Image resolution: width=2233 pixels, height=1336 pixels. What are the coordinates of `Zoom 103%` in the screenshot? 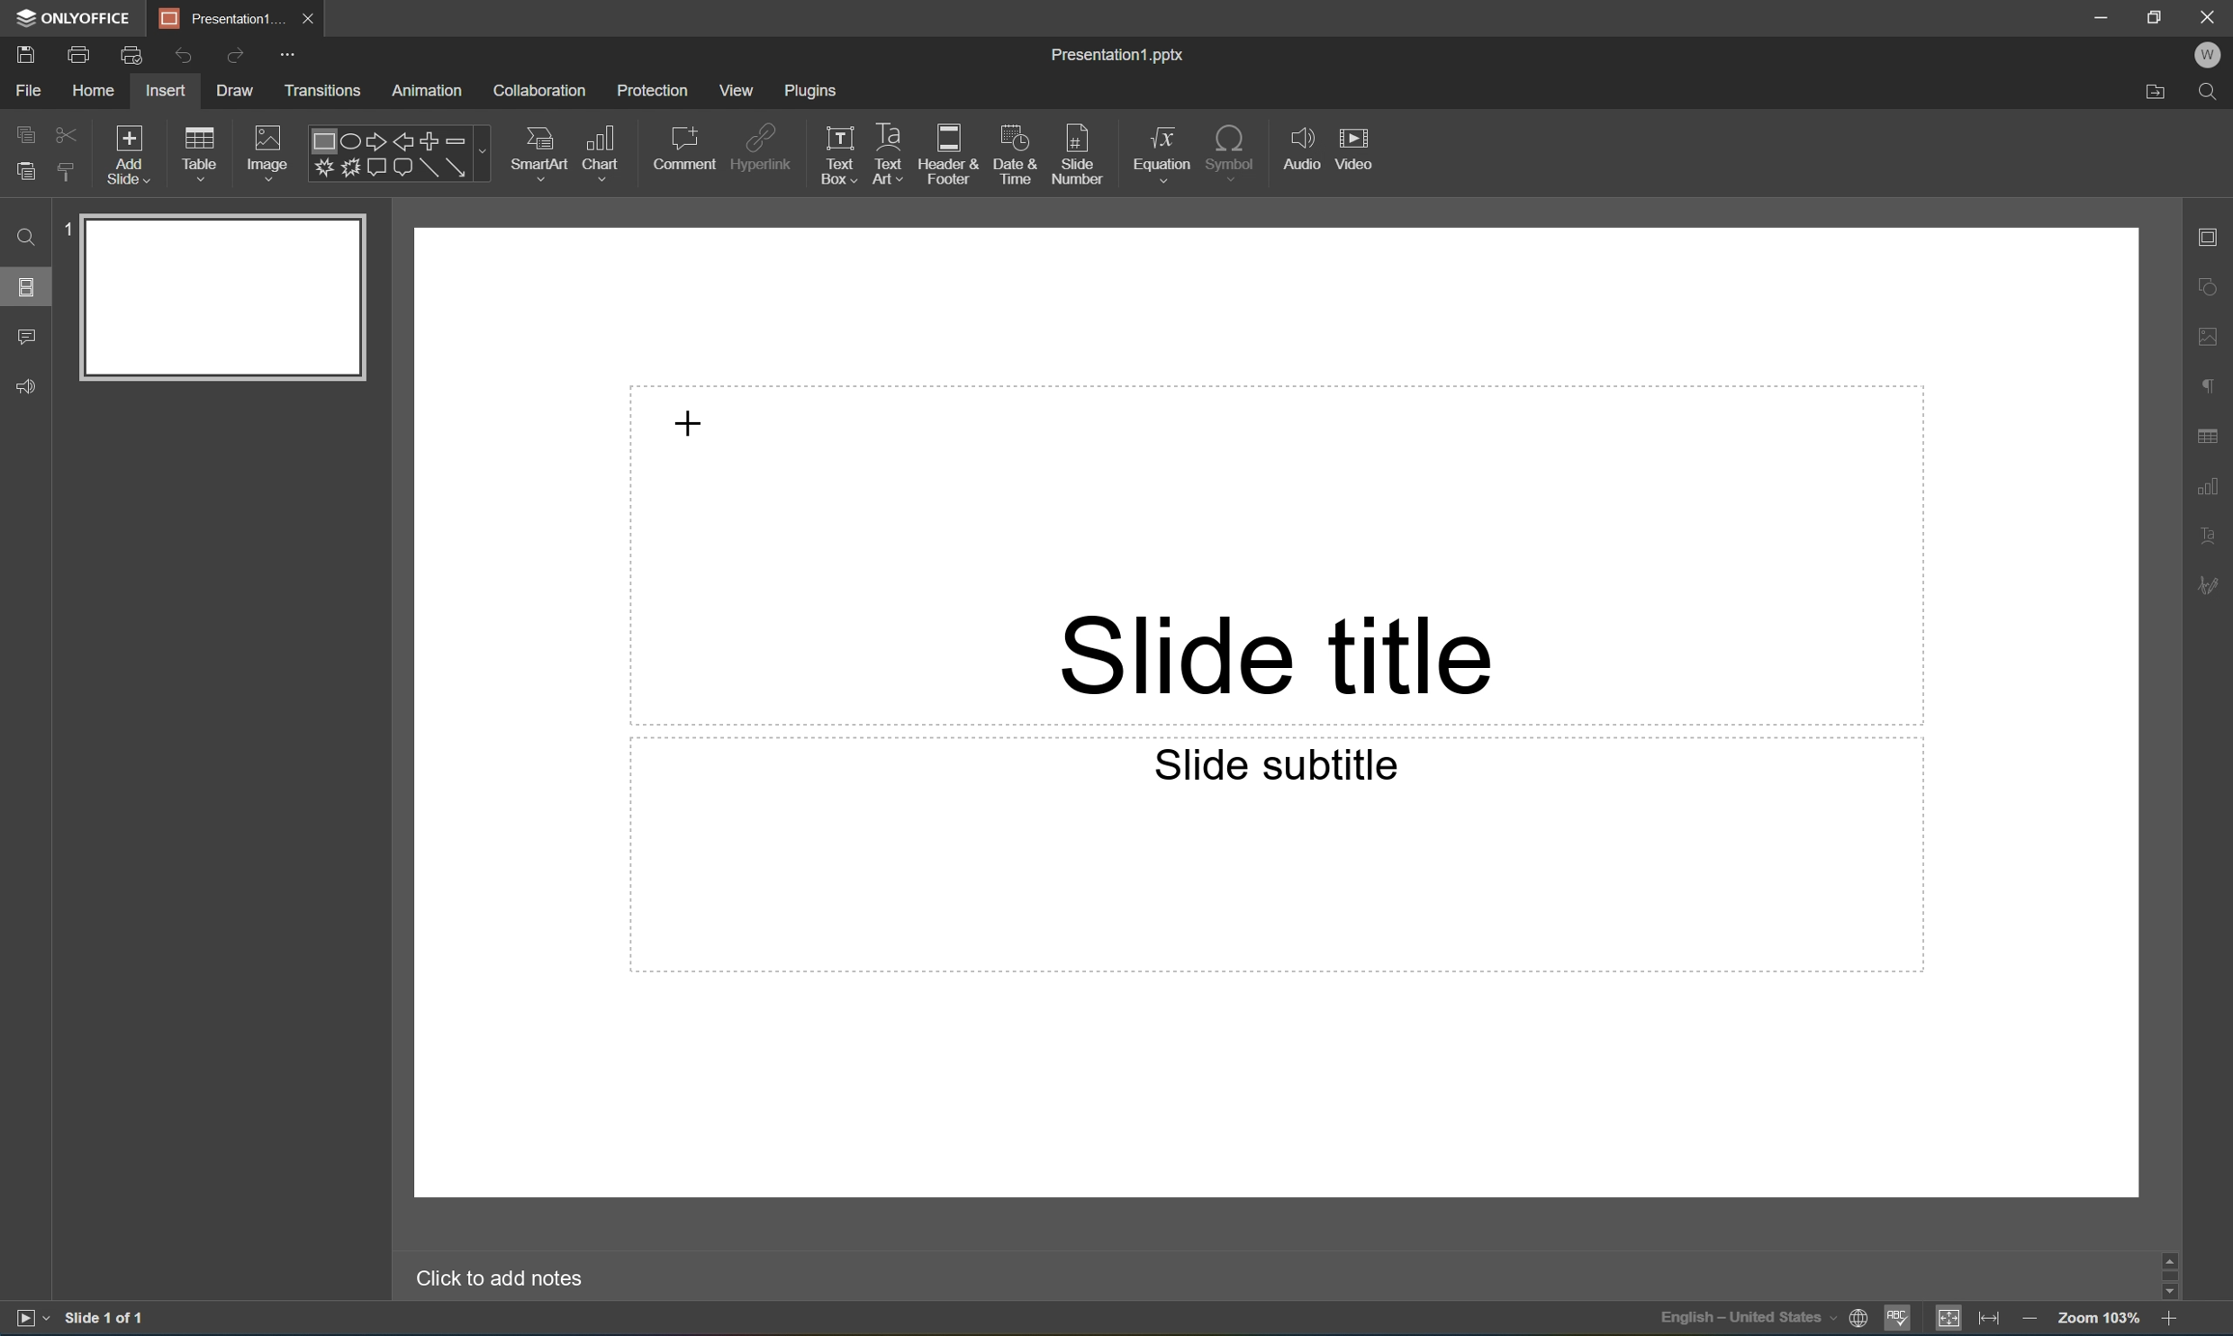 It's located at (2098, 1317).